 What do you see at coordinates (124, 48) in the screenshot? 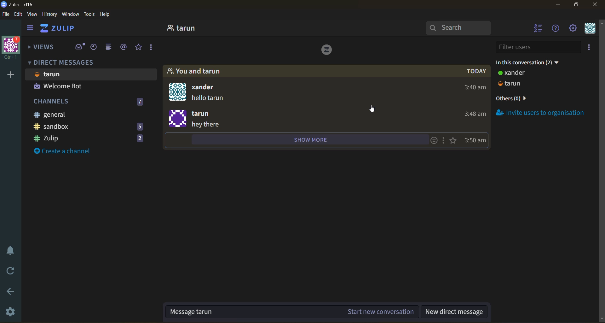
I see `mentions` at bounding box center [124, 48].